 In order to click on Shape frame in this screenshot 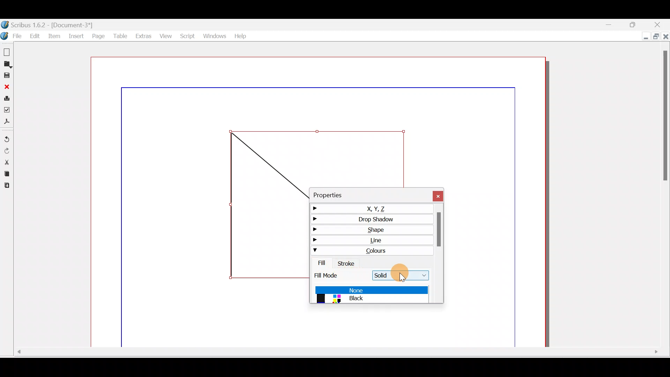, I will do `click(267, 206)`.